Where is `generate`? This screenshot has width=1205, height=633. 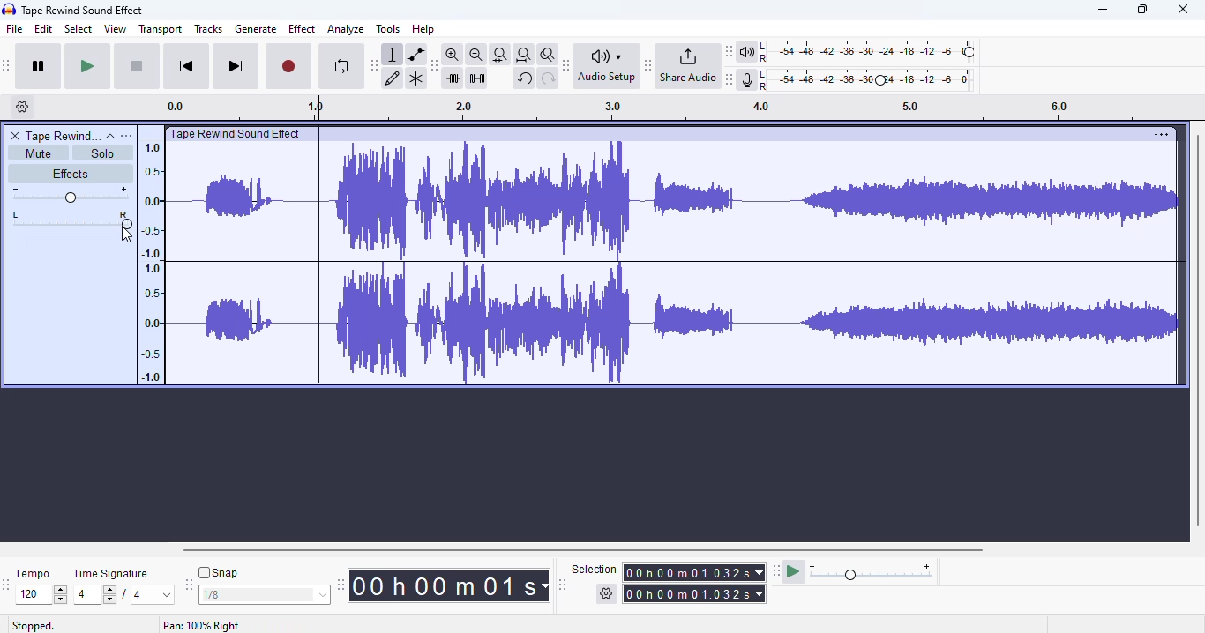 generate is located at coordinates (256, 29).